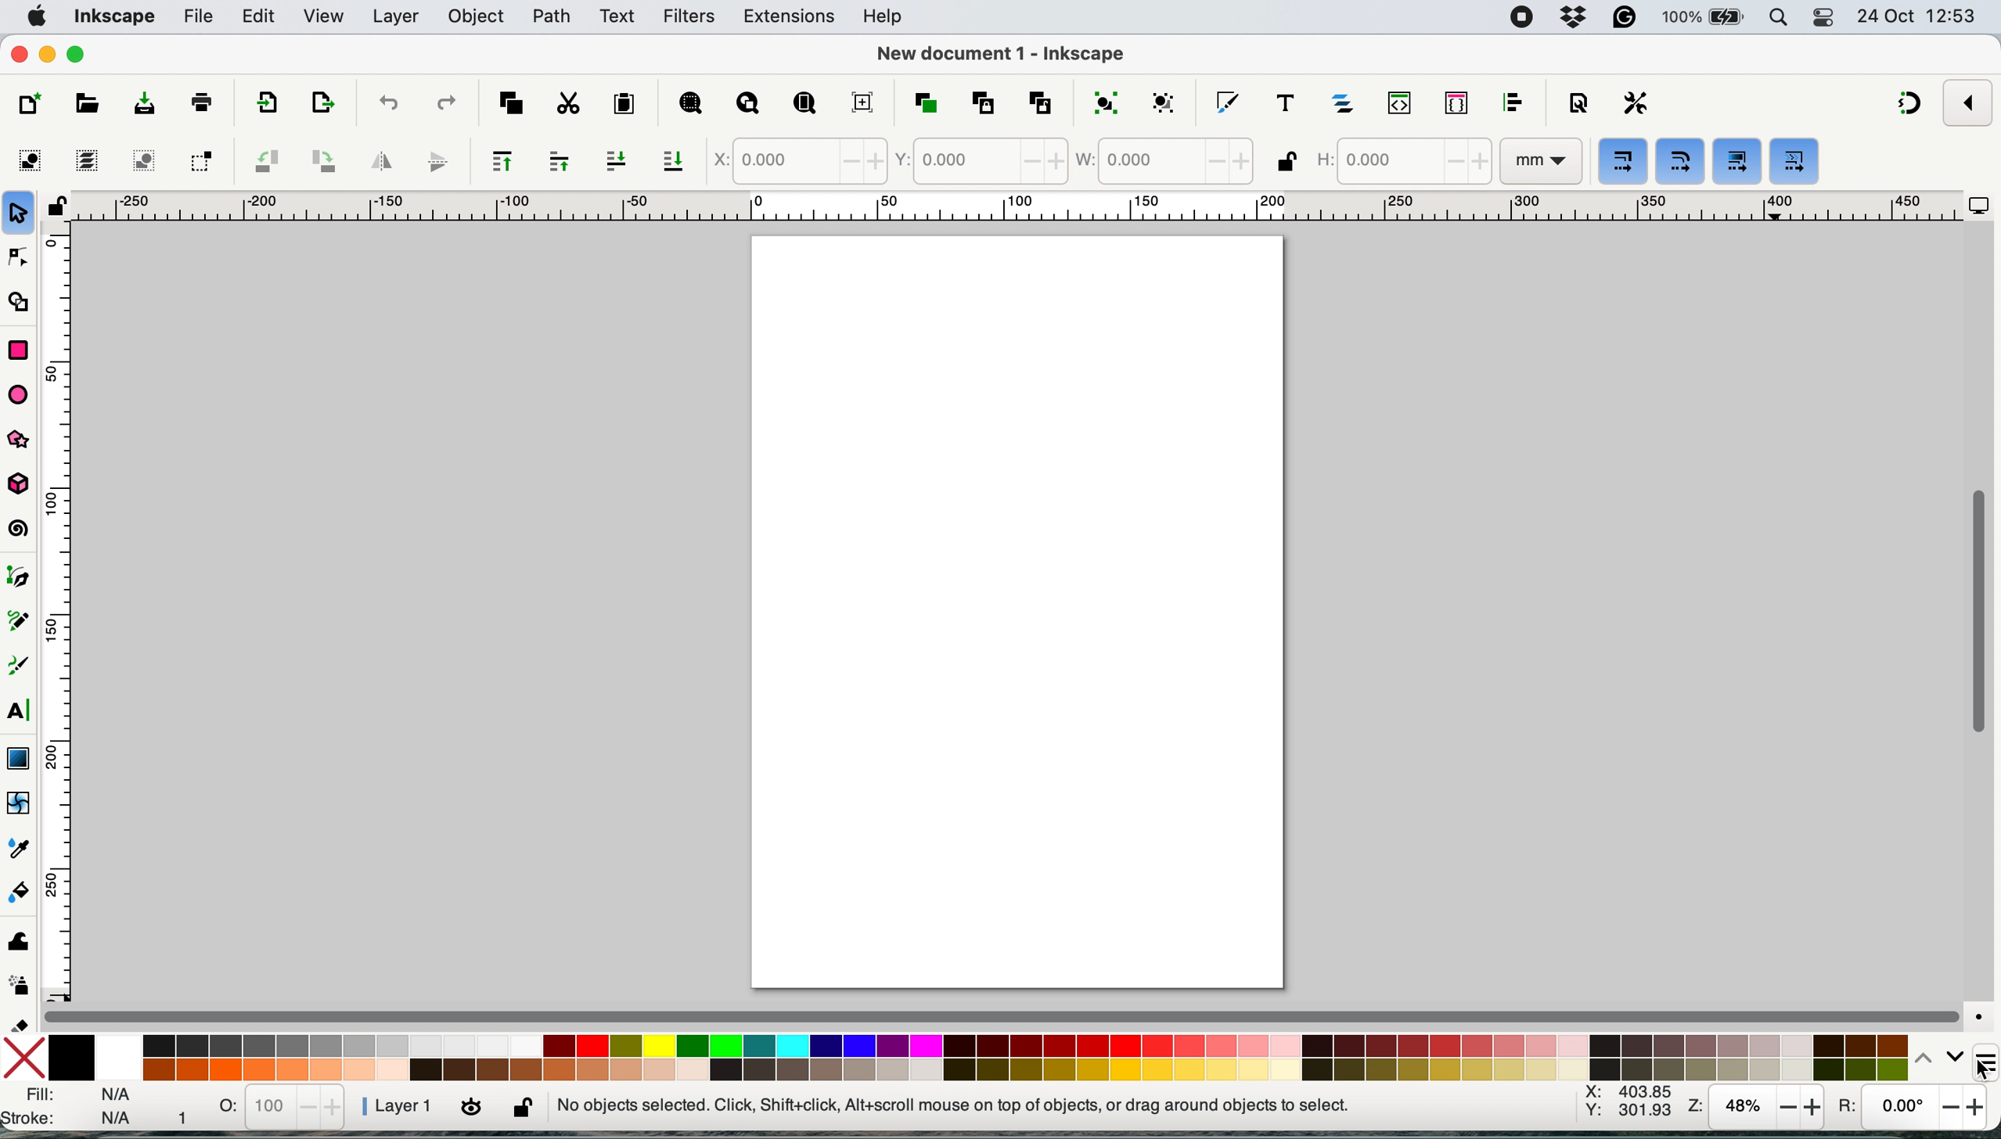 This screenshot has height=1139, width=2001. What do you see at coordinates (20, 394) in the screenshot?
I see `ellipse arc tool` at bounding box center [20, 394].